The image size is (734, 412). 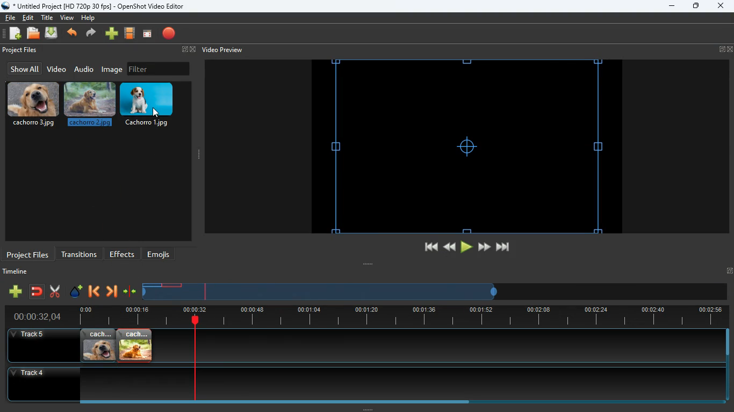 I want to click on cachorro.3.jpg, so click(x=98, y=345).